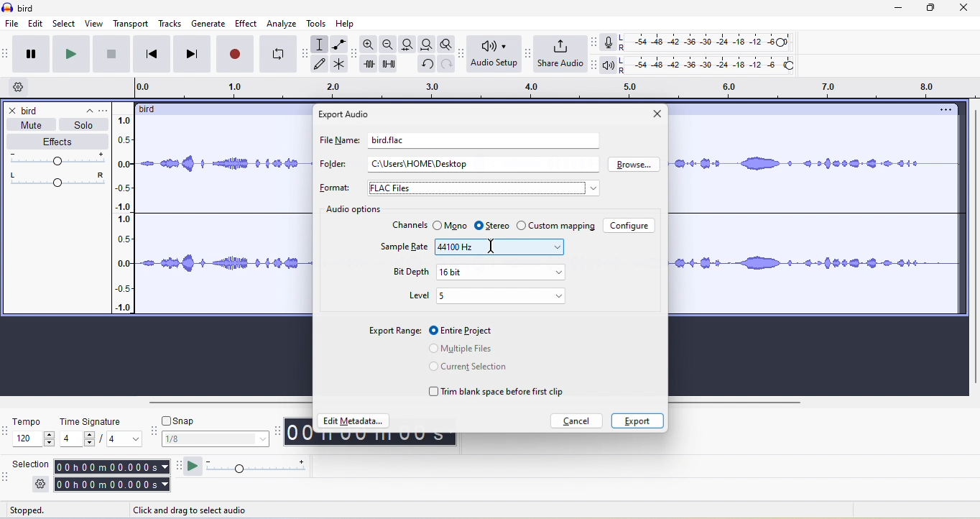 The width and height of the screenshot is (980, 519). I want to click on undo, so click(425, 67).